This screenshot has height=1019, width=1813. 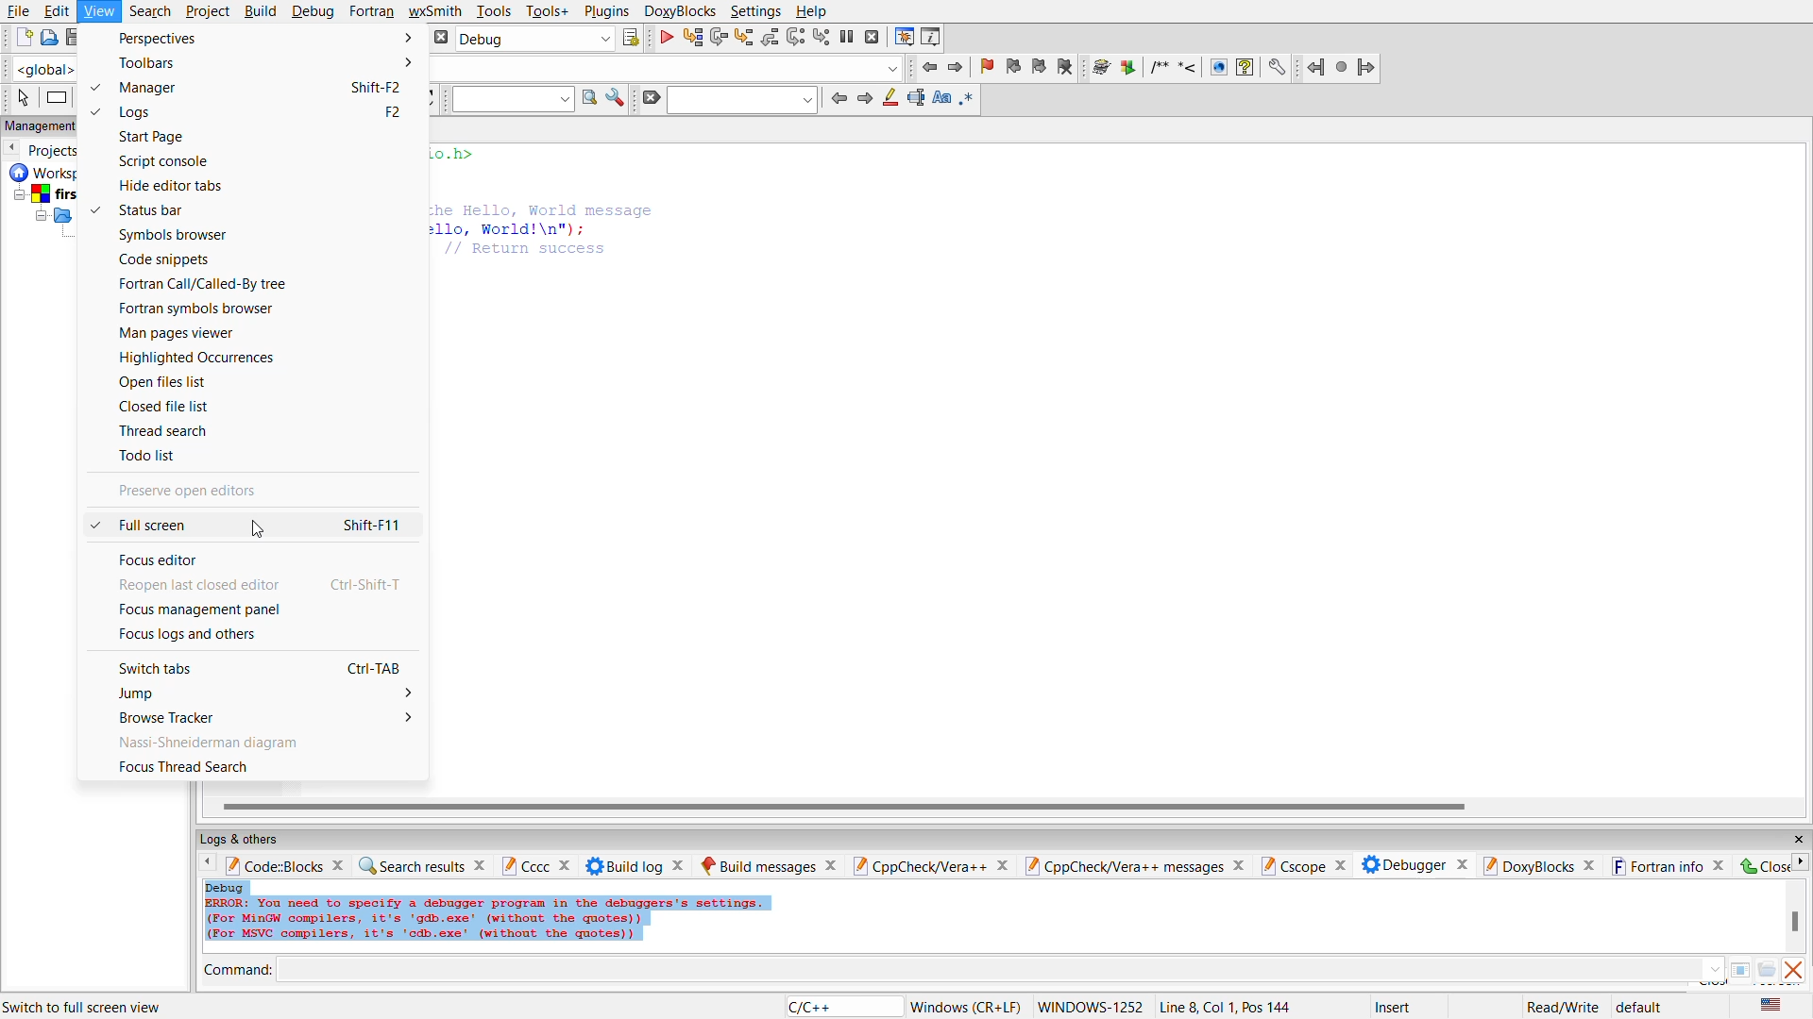 What do you see at coordinates (918, 100) in the screenshot?
I see `selected text` at bounding box center [918, 100].